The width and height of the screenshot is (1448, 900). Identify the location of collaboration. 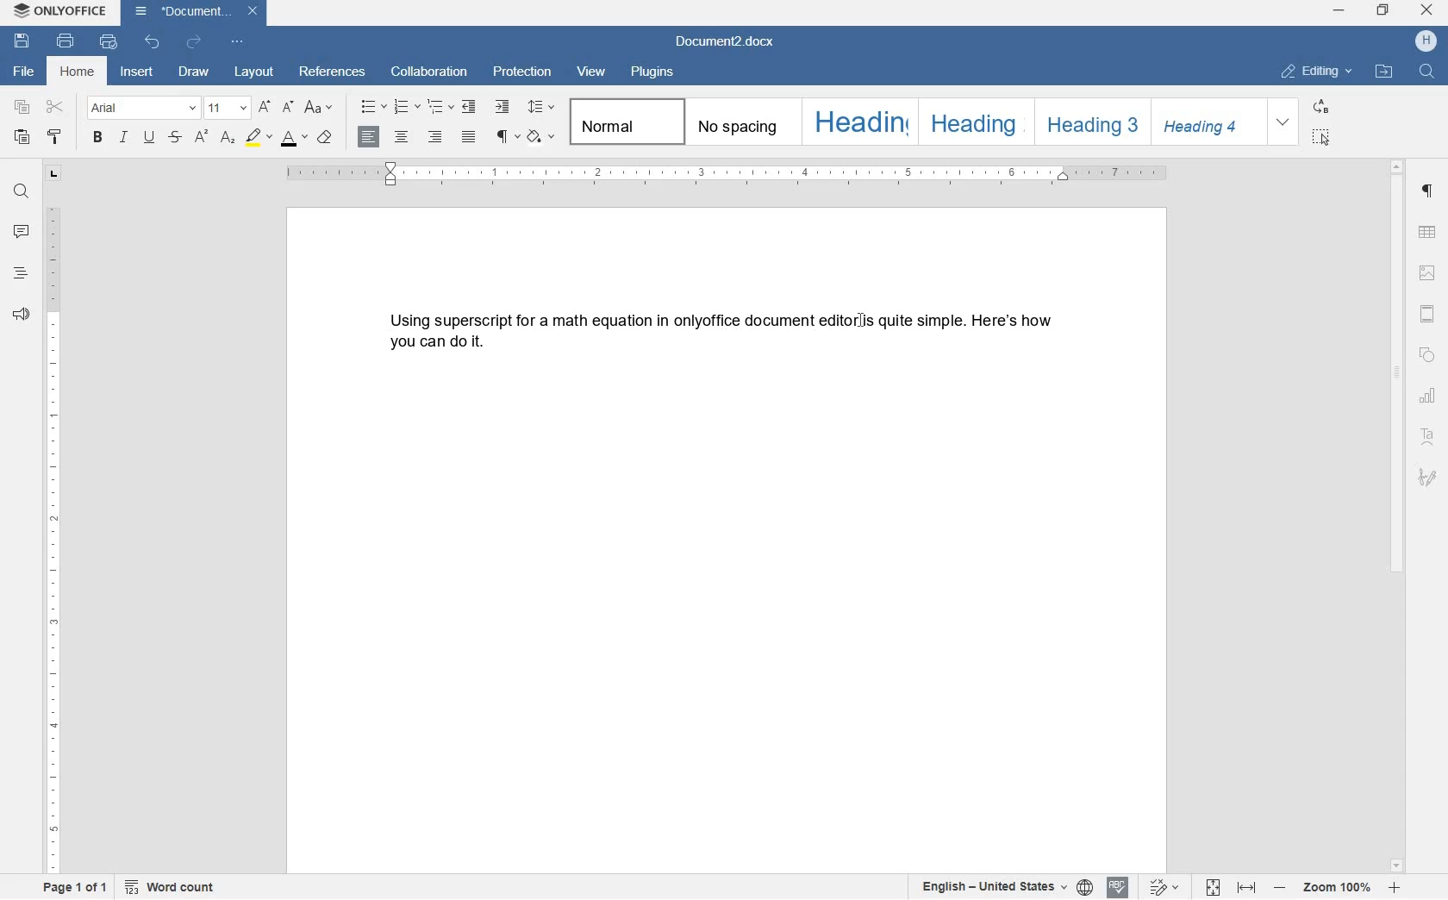
(429, 73).